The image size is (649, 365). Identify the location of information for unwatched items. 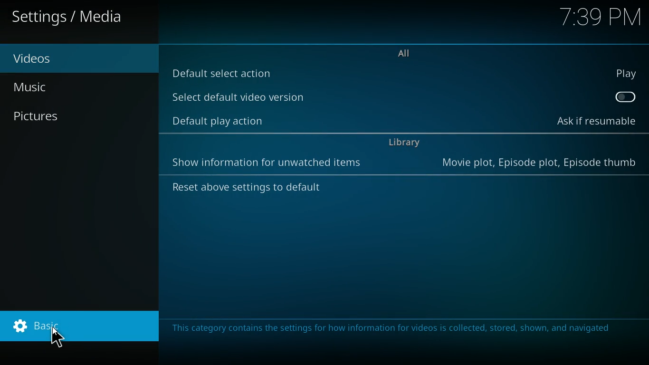
(271, 162).